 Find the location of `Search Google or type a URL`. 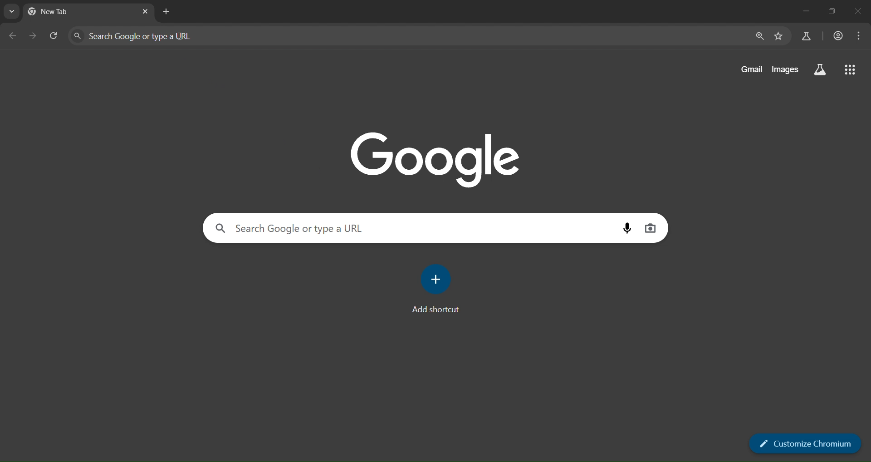

Search Google or type a URL is located at coordinates (408, 35).